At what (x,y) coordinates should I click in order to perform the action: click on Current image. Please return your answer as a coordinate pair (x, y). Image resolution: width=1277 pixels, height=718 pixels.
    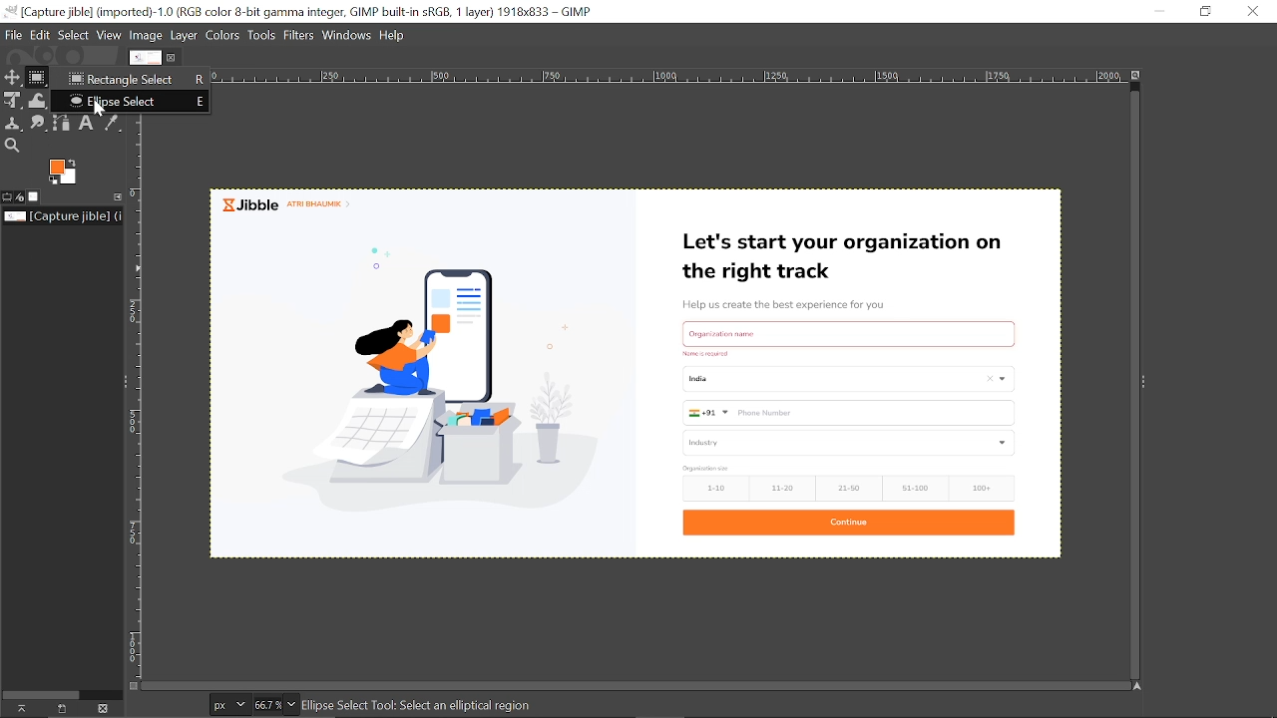
    Looking at the image, I should click on (636, 374).